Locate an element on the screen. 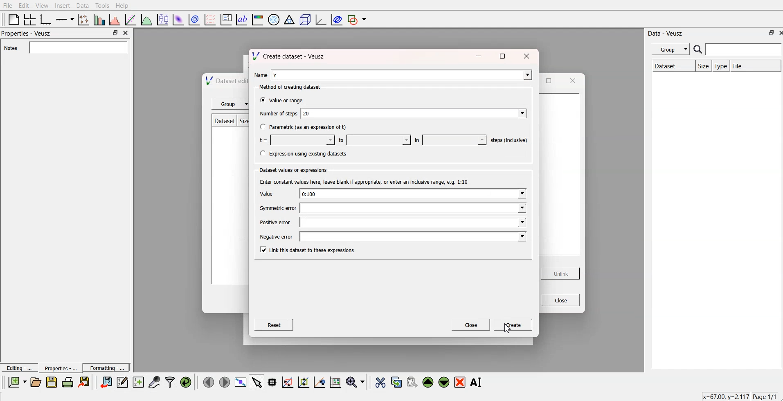  steps (inclusive is located at coordinates (506, 139).